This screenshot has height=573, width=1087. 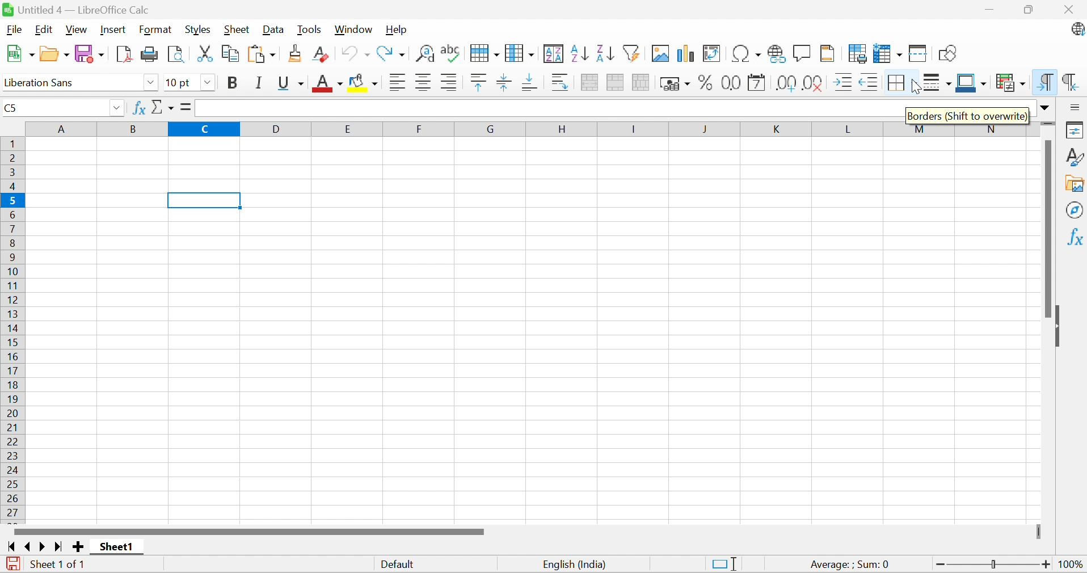 I want to click on Scroll to first sheet, so click(x=12, y=547).